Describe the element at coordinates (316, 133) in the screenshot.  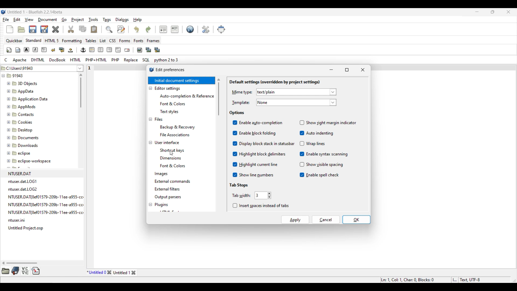
I see `@ Auto indenting` at that location.